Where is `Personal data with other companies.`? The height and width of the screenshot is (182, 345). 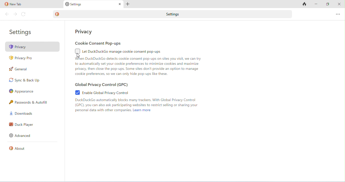 Personal data with other companies. is located at coordinates (103, 110).